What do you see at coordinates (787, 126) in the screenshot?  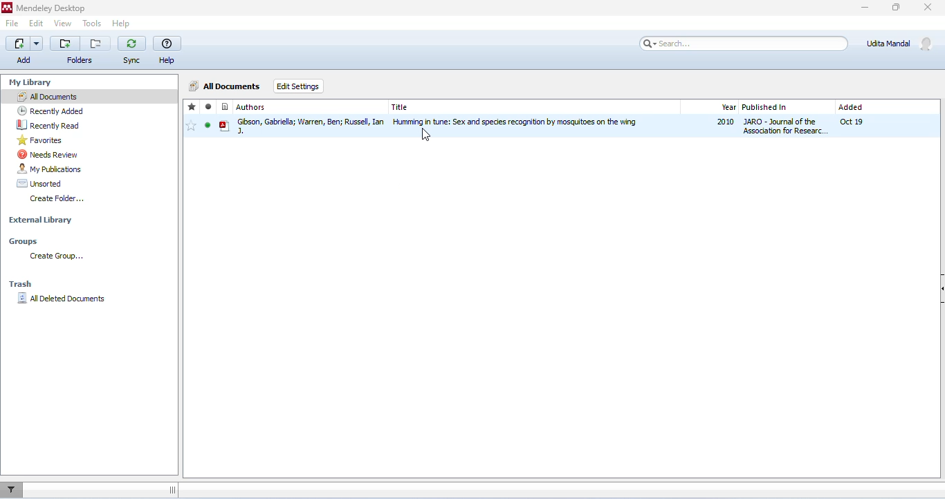 I see `JARO - Journal of the Association for Research in Otolaryngology` at bounding box center [787, 126].